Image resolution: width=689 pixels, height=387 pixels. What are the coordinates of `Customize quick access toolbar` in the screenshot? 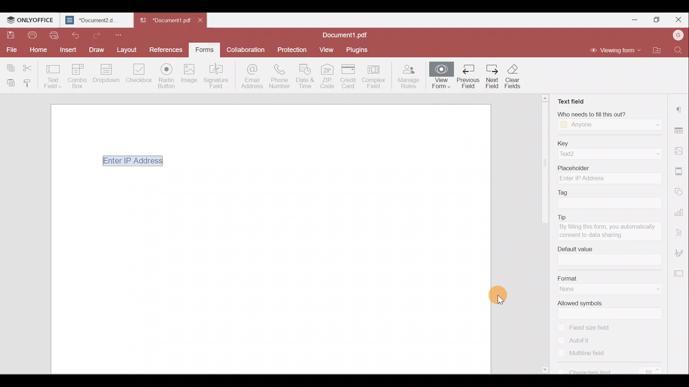 It's located at (121, 34).